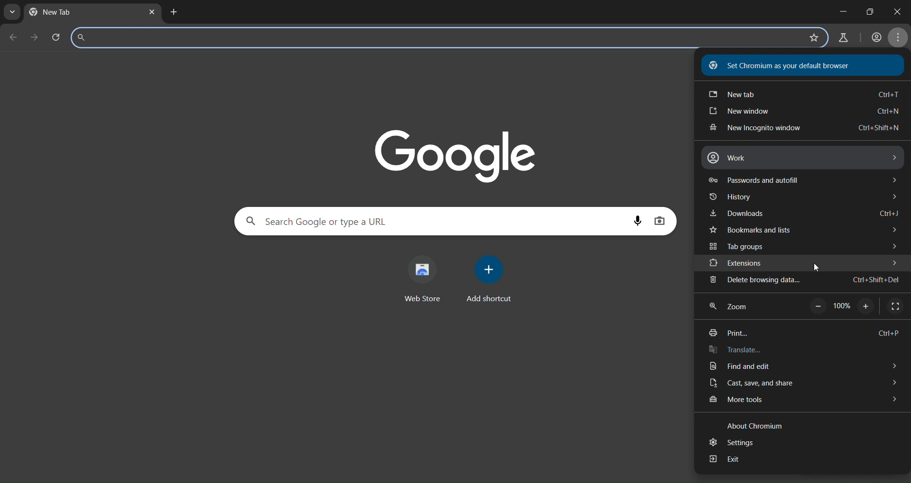  Describe the element at coordinates (453, 152) in the screenshot. I see `Google` at that location.